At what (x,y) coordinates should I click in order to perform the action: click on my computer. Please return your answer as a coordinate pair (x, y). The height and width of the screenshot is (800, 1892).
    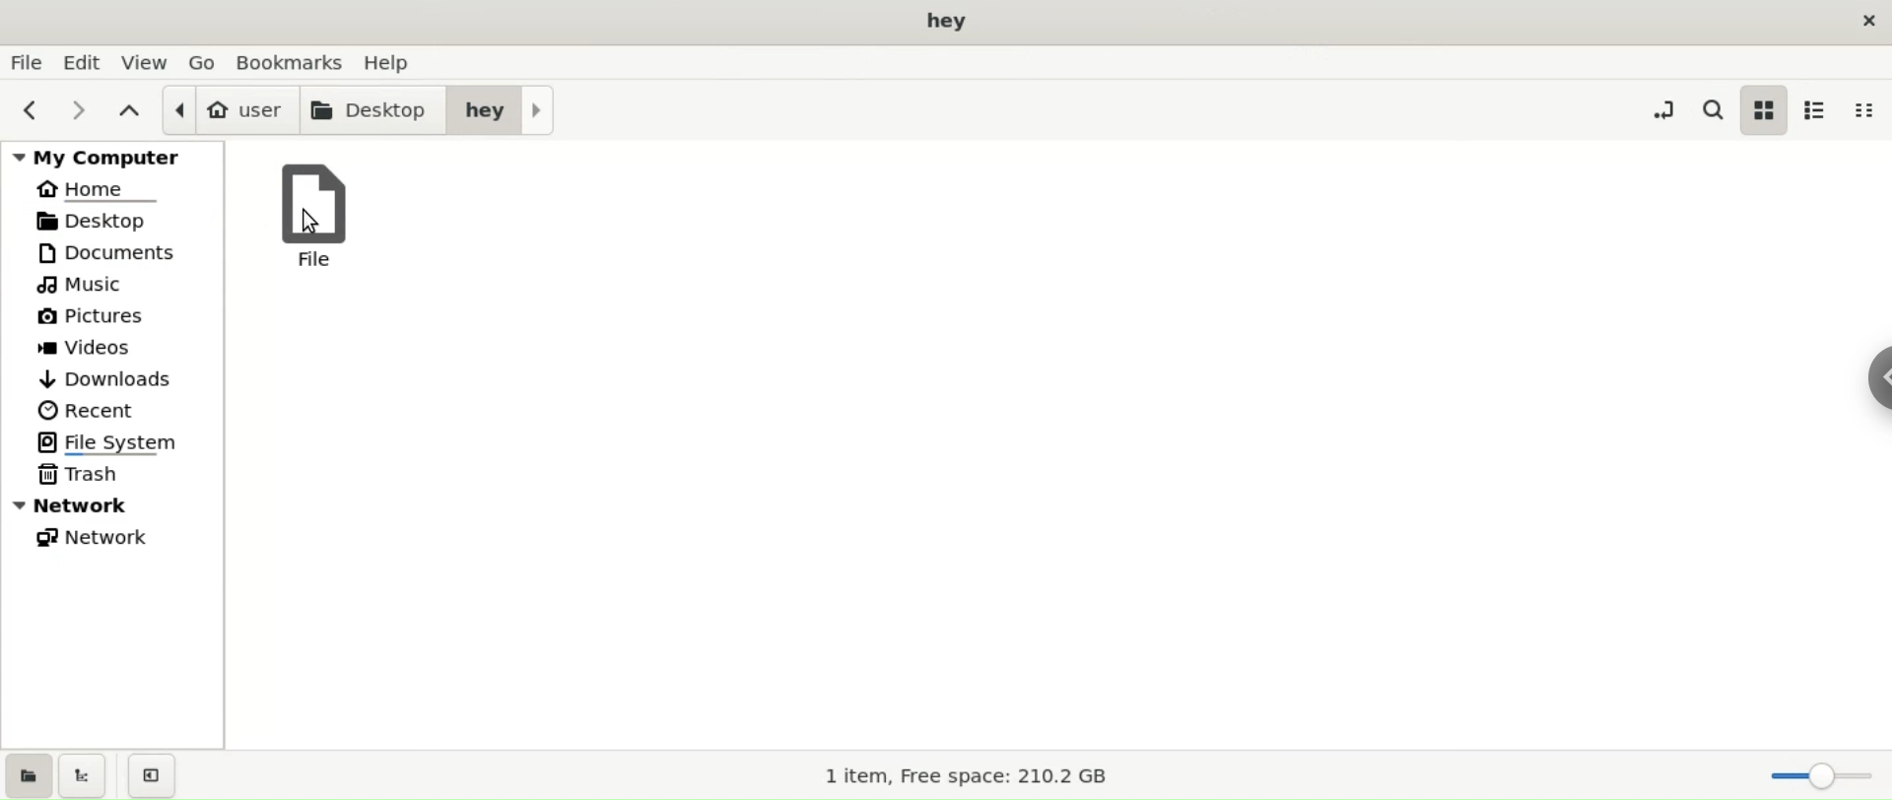
    Looking at the image, I should click on (112, 161).